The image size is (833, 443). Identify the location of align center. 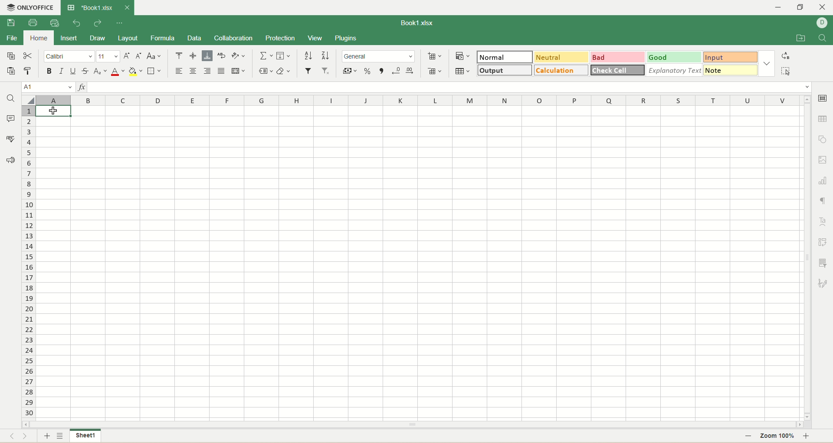
(193, 72).